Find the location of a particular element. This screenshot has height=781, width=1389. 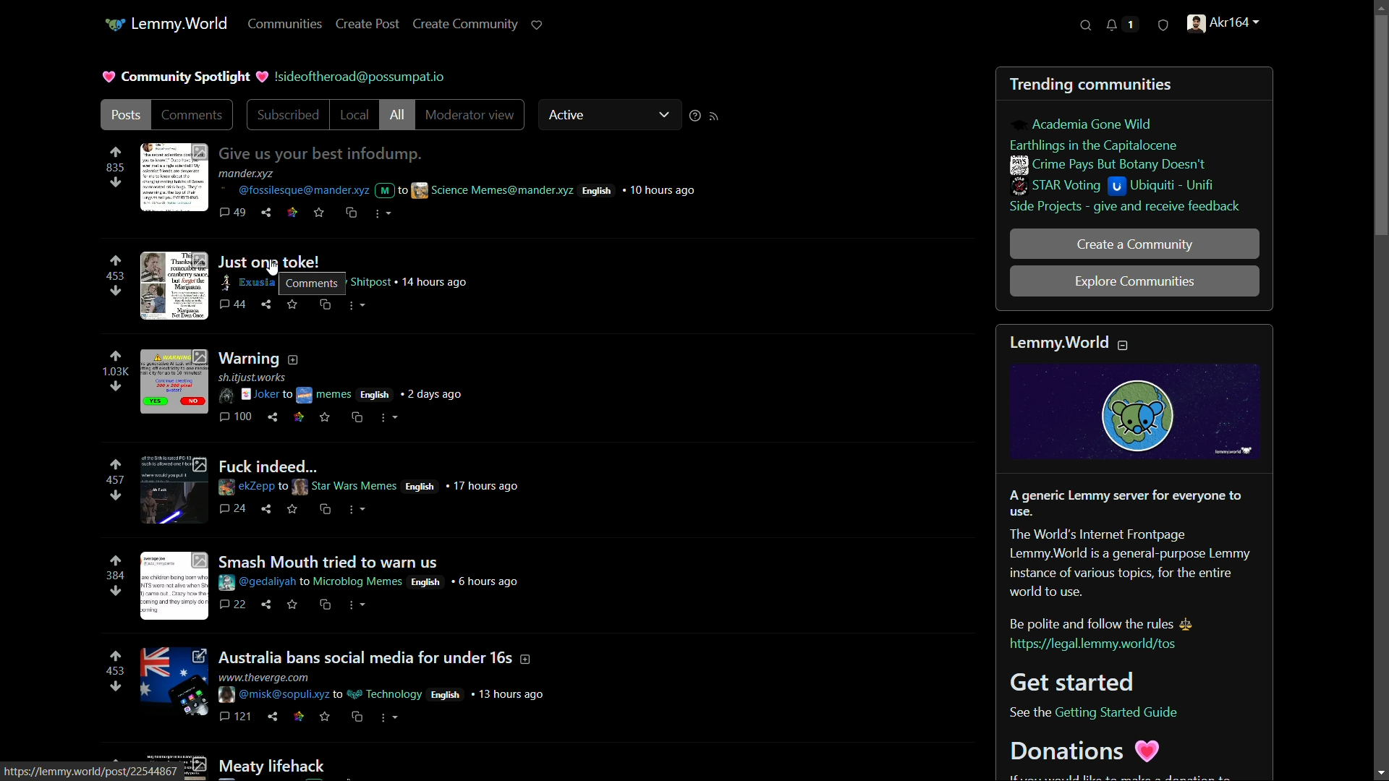

44 comments is located at coordinates (234, 304).